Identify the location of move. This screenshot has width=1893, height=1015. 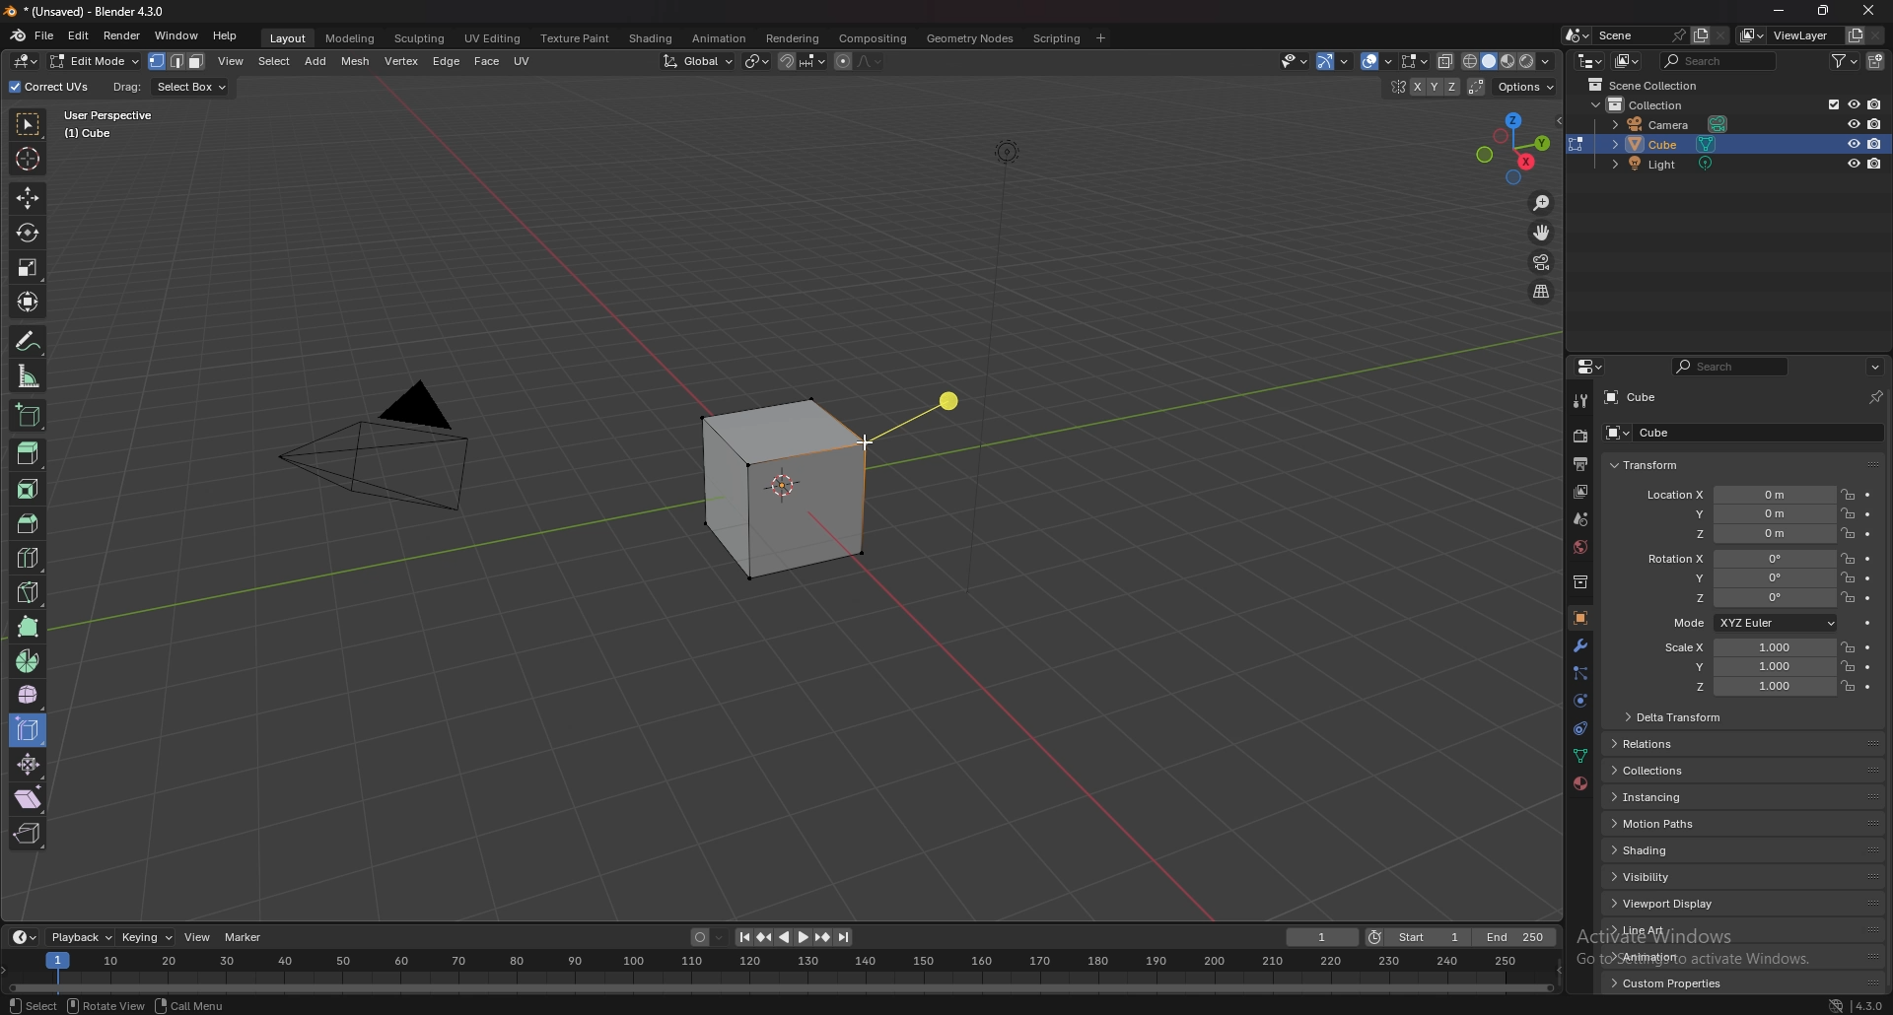
(1543, 231).